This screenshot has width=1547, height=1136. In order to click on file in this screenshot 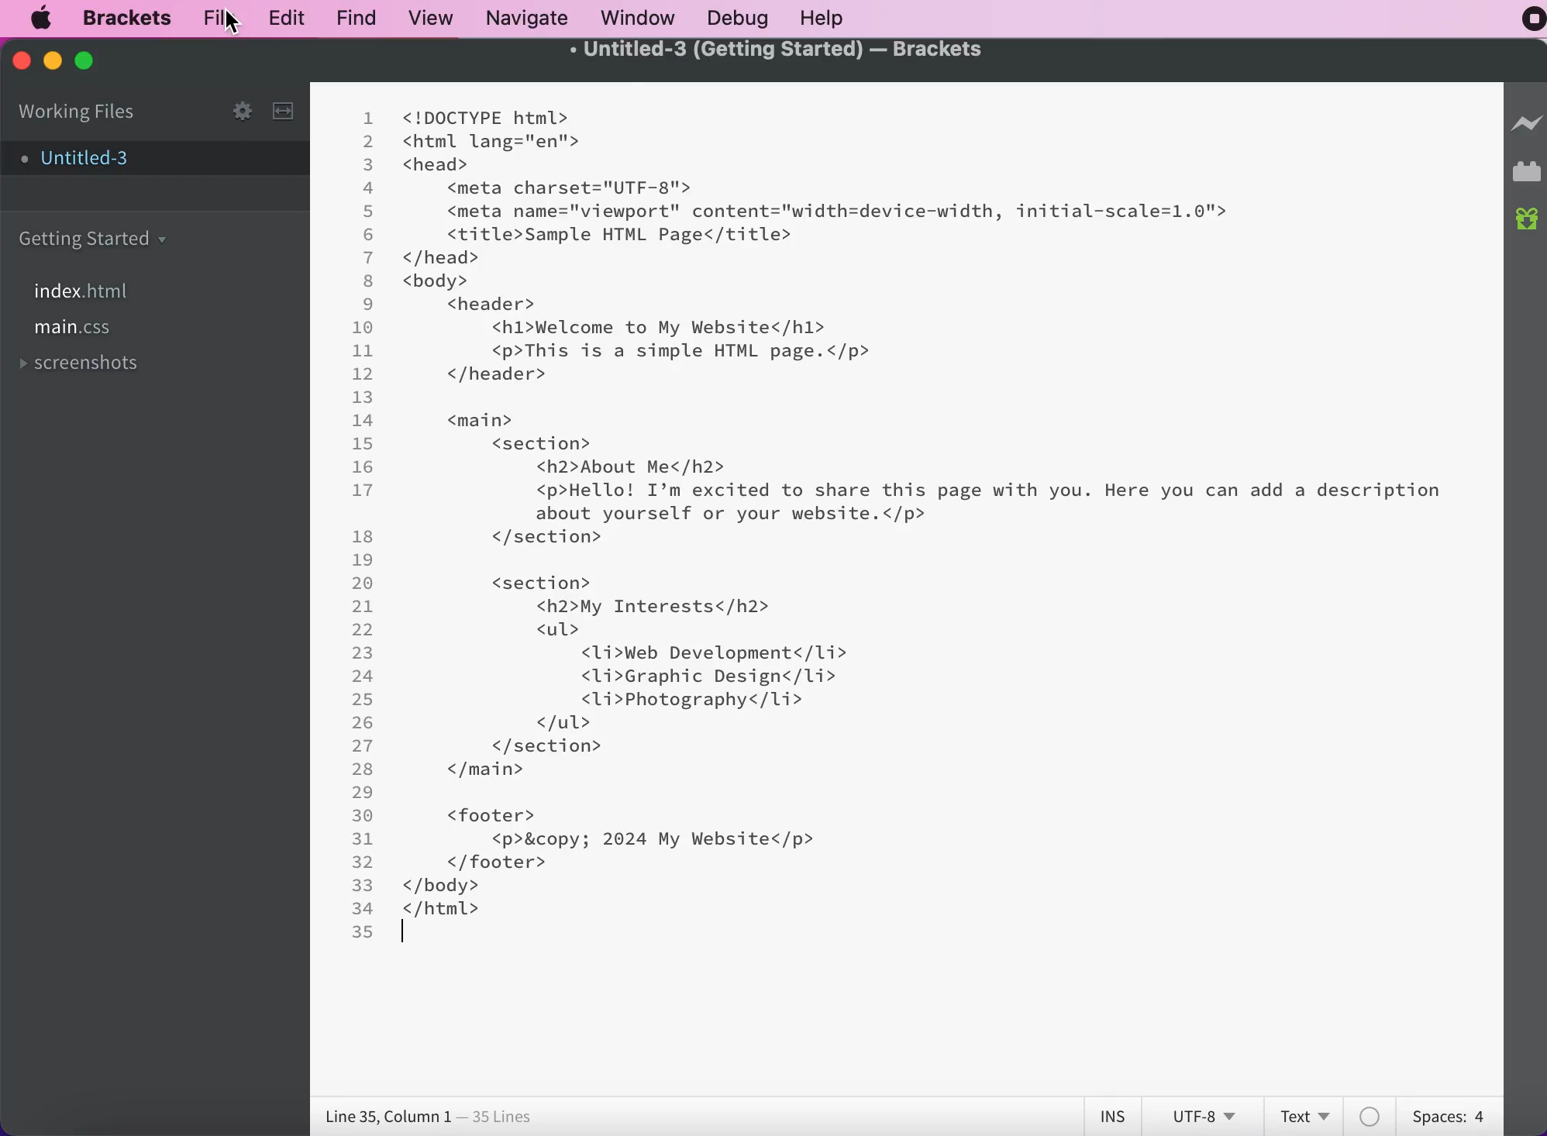, I will do `click(220, 18)`.